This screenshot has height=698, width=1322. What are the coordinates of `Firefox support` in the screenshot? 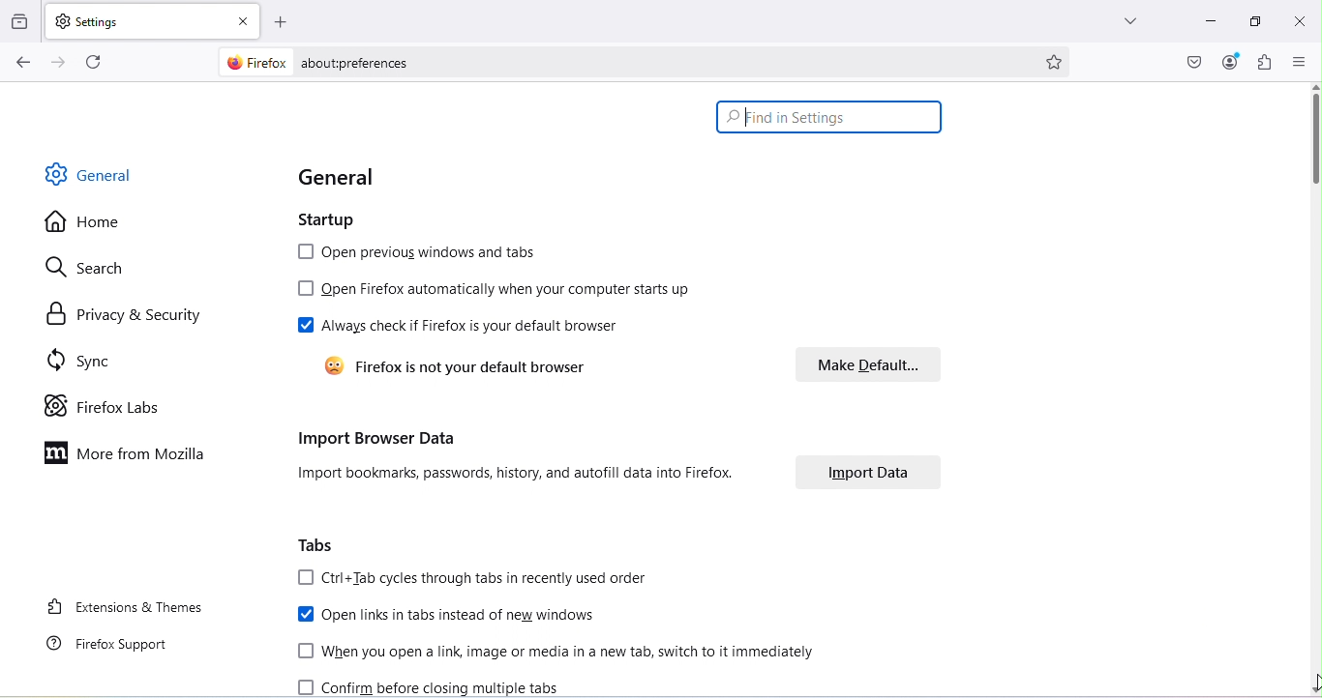 It's located at (116, 650).